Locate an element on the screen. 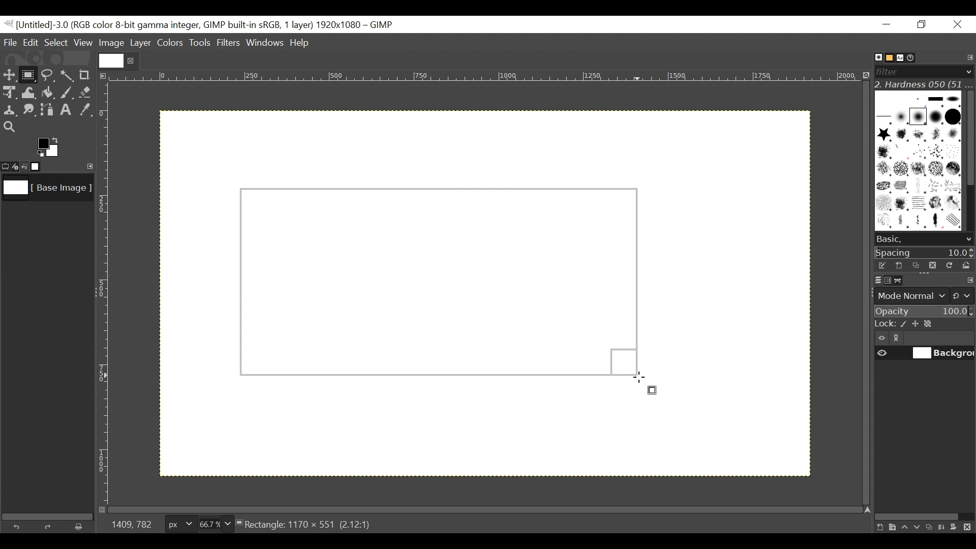 This screenshot has width=976, height=549. Crop tool is located at coordinates (89, 75).